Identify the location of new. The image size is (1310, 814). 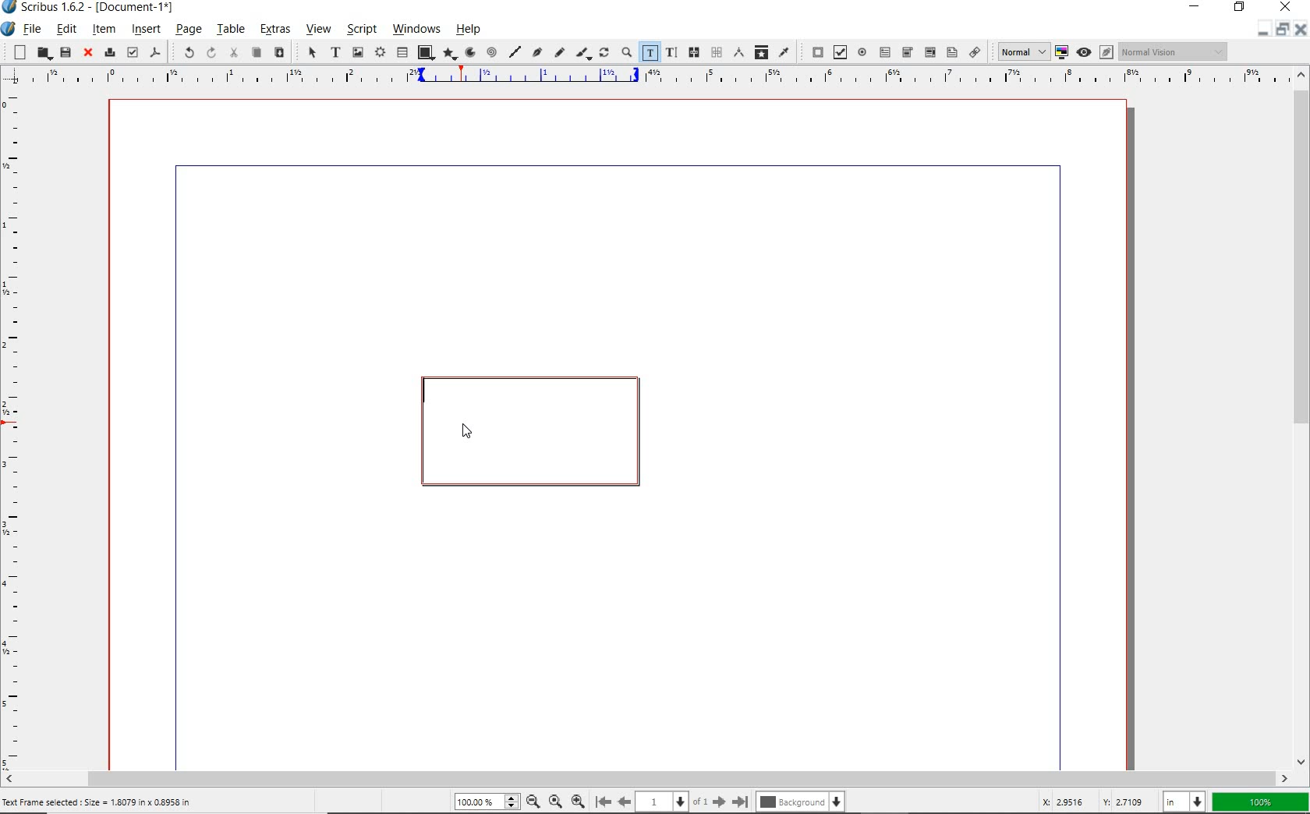
(19, 51).